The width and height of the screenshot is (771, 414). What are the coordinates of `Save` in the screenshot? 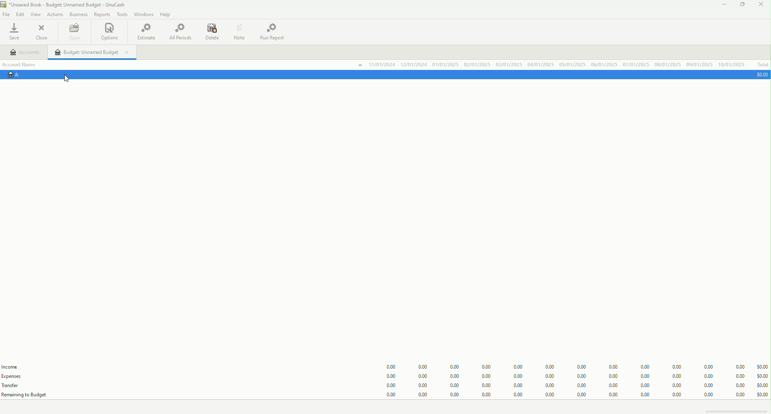 It's located at (16, 31).